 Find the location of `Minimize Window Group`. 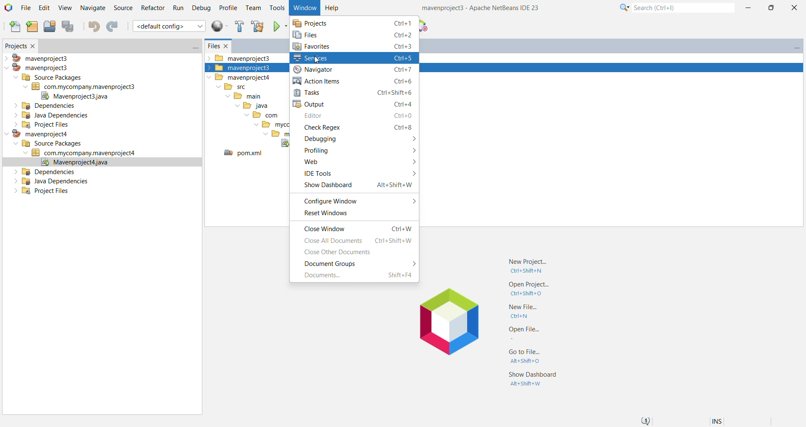

Minimize Window Group is located at coordinates (193, 47).